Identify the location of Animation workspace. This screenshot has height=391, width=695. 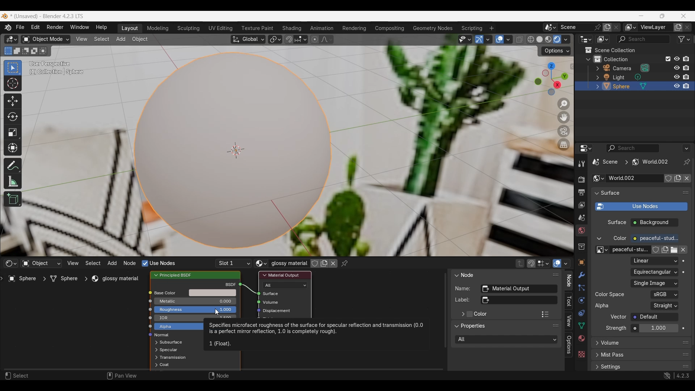
(323, 28).